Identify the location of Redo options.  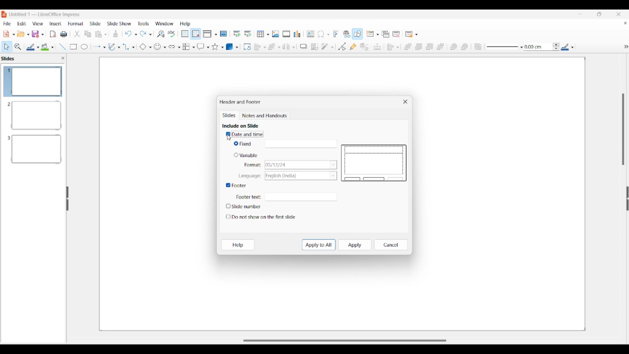
(146, 33).